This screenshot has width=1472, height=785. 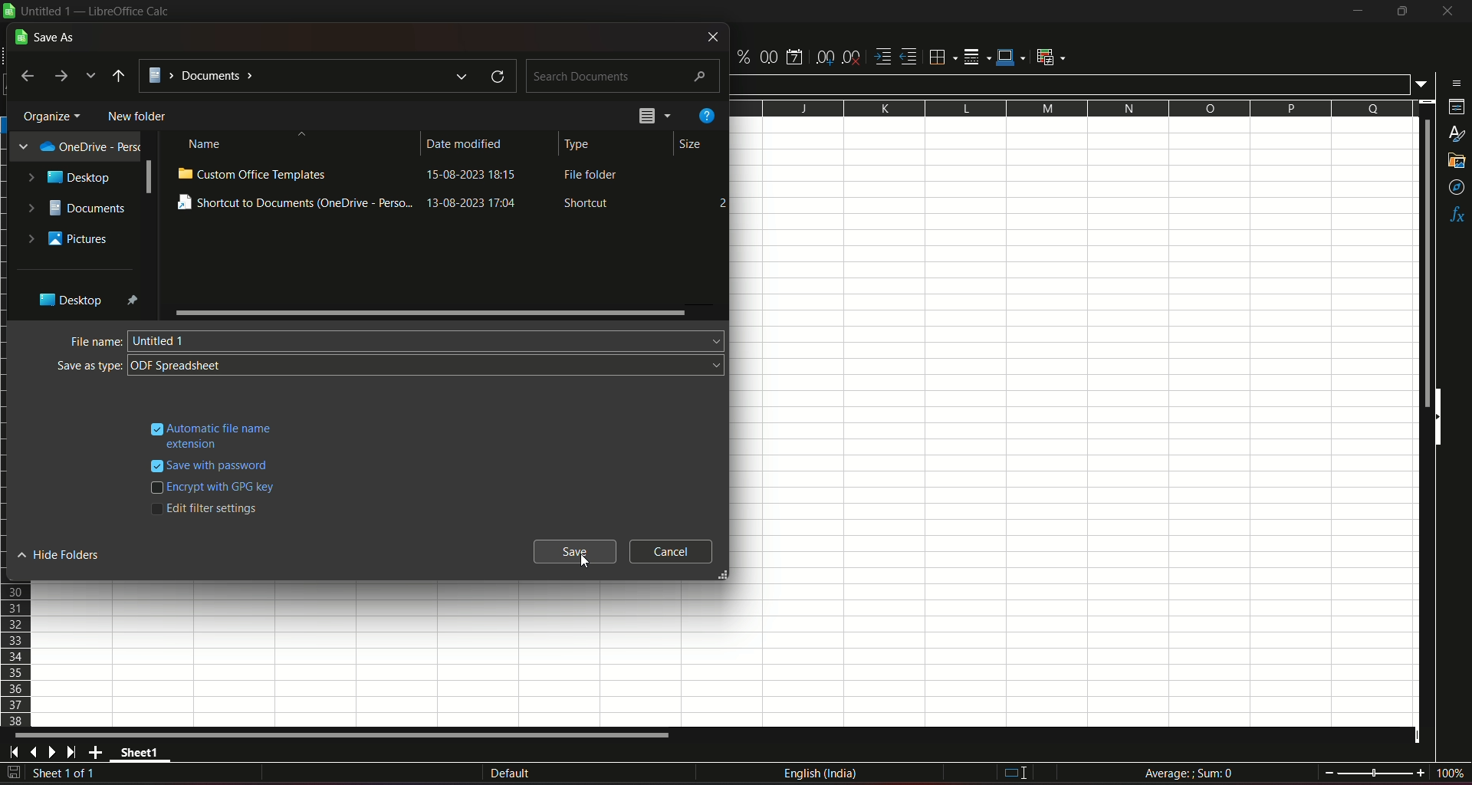 What do you see at coordinates (207, 145) in the screenshot?
I see `name` at bounding box center [207, 145].